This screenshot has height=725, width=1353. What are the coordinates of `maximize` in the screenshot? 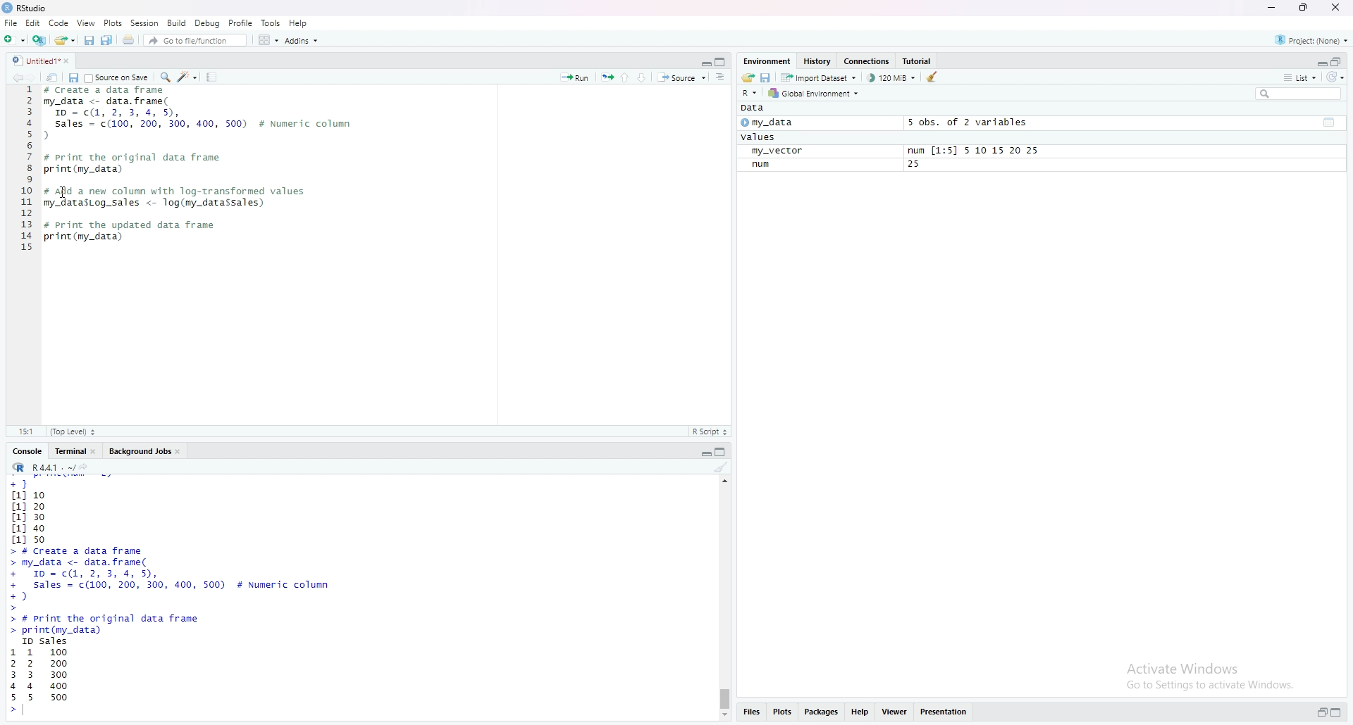 It's located at (723, 452).